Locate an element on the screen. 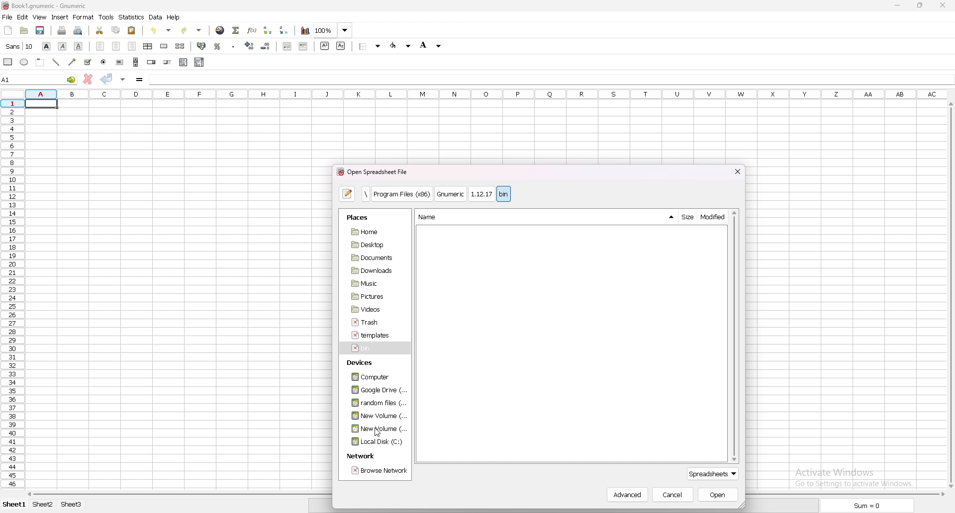  arrowed line is located at coordinates (72, 62).